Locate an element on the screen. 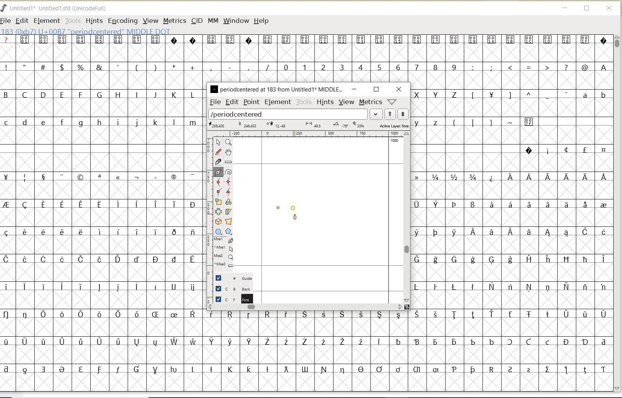 This screenshot has height=398, width=622. hints is located at coordinates (325, 102).